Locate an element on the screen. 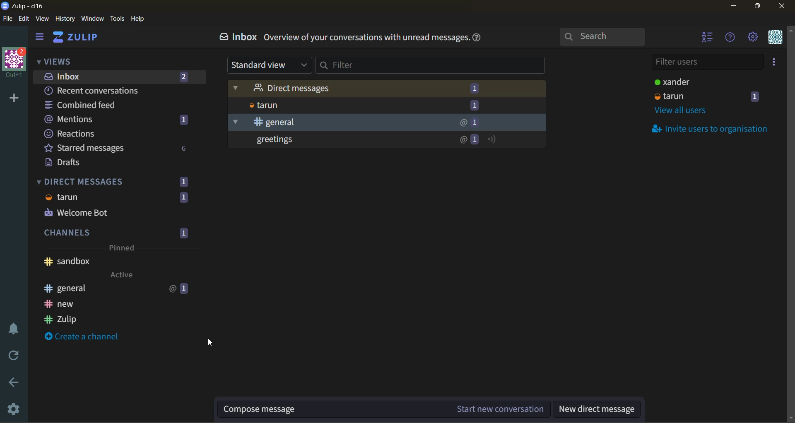  close is located at coordinates (782, 7).